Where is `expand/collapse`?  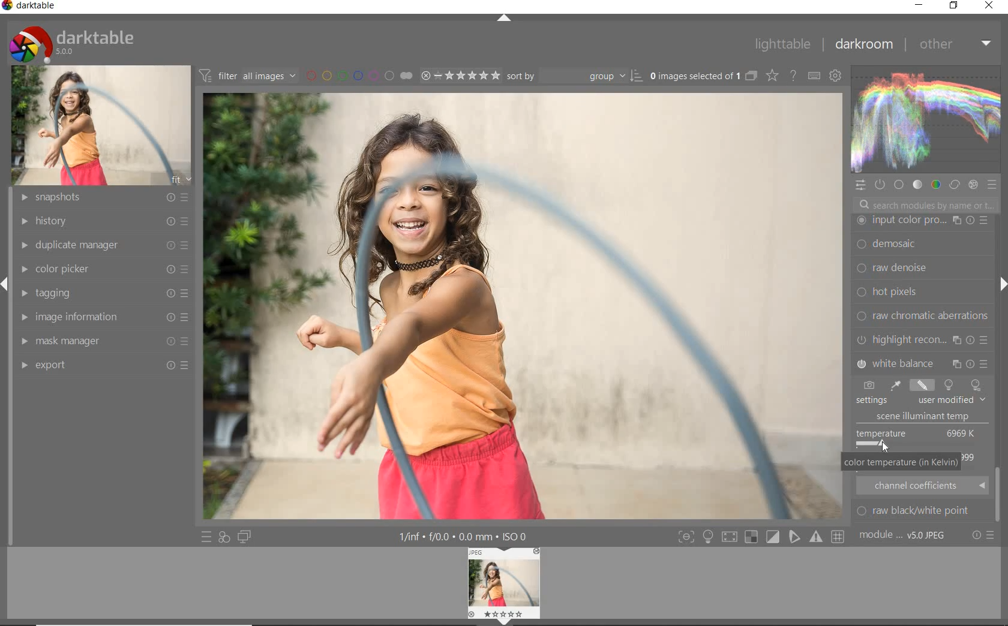
expand/collapse is located at coordinates (999, 287).